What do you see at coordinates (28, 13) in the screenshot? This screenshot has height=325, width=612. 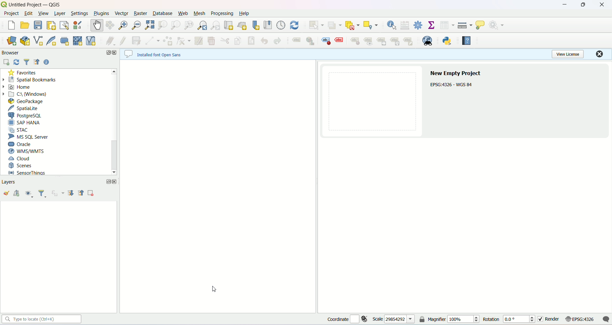 I see `edit` at bounding box center [28, 13].